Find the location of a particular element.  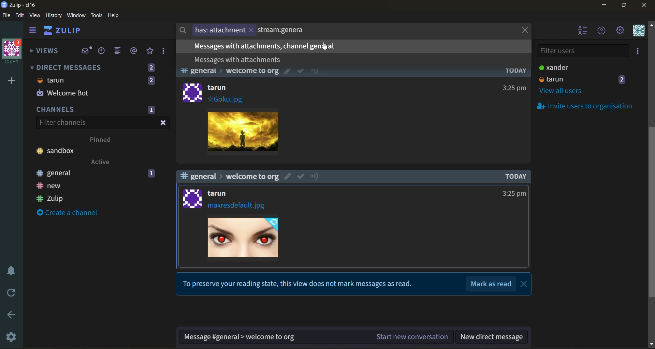

# general is located at coordinates (56, 173).